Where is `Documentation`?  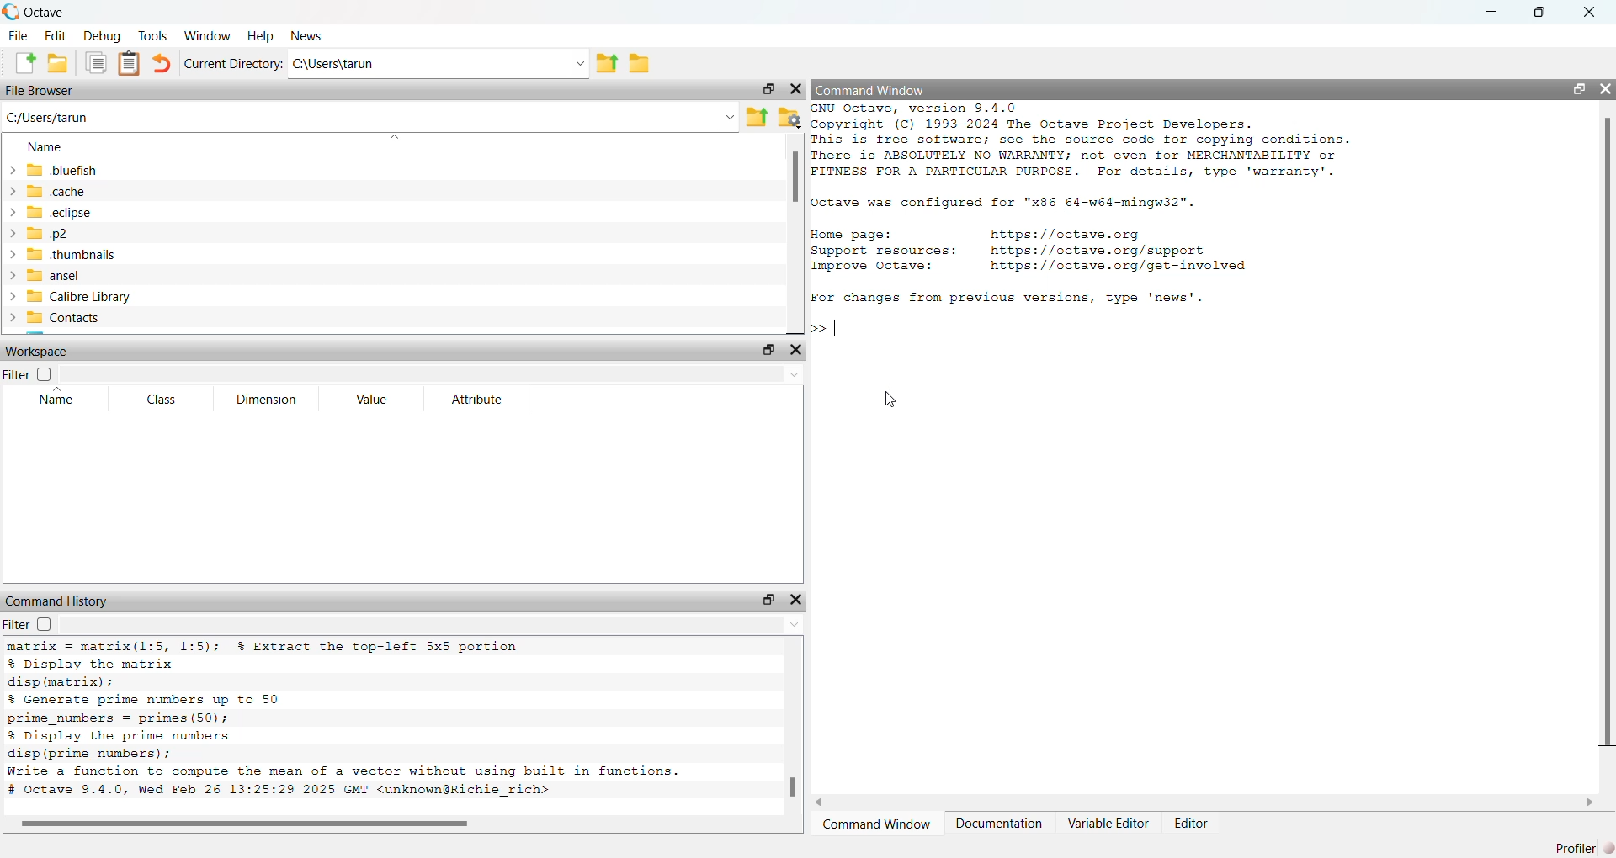
Documentation is located at coordinates (1002, 824).